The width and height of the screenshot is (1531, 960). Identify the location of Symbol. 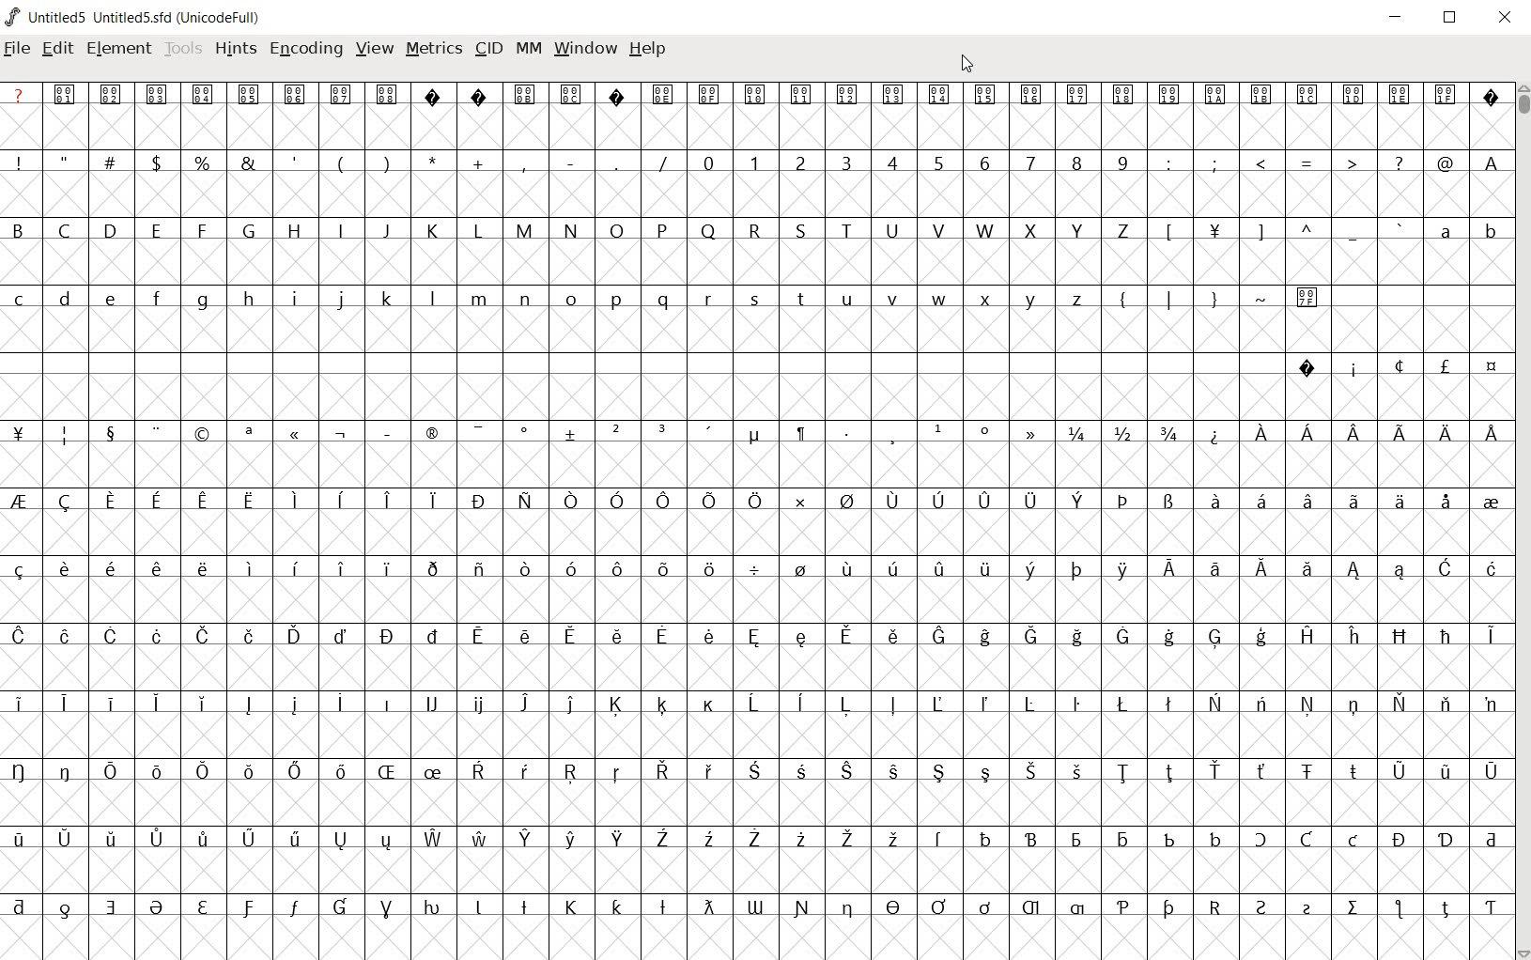
(342, 94).